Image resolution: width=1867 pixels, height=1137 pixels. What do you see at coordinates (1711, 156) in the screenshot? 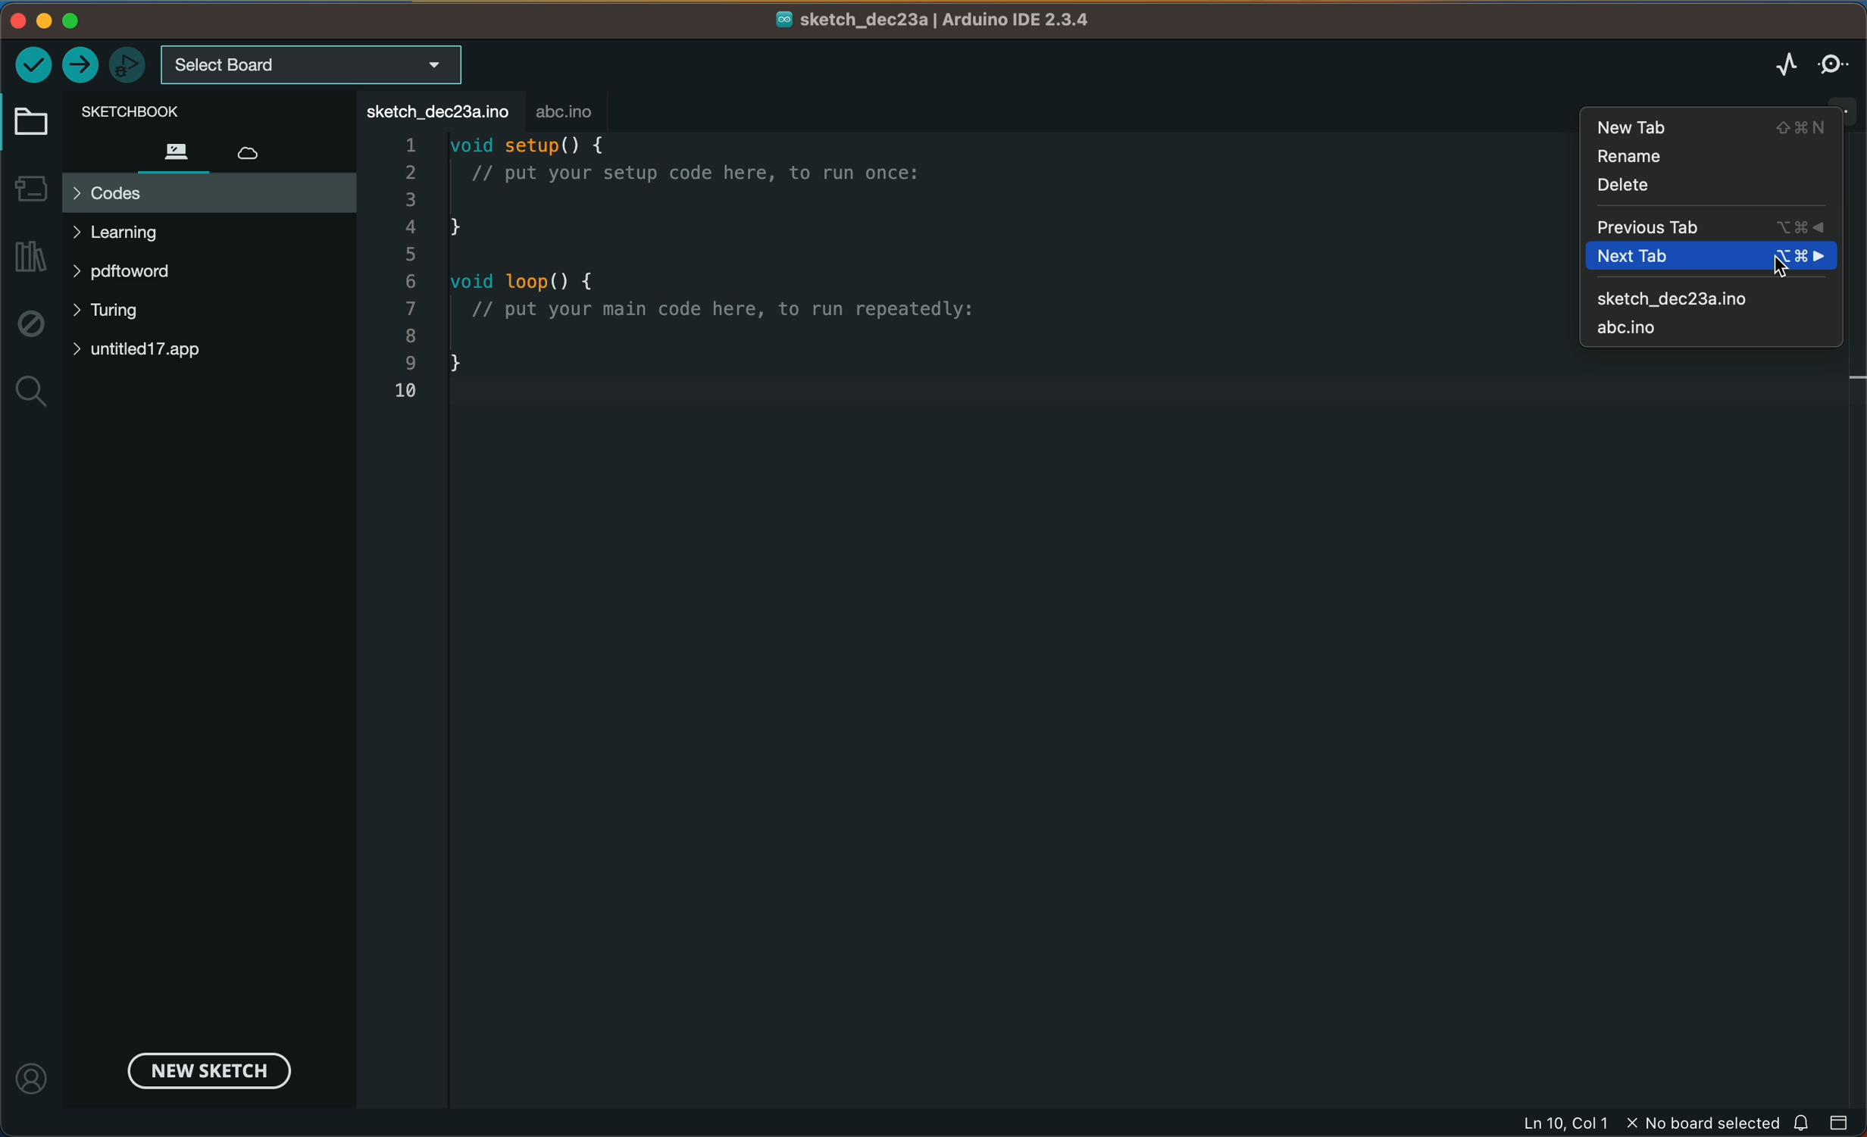
I see `rename` at bounding box center [1711, 156].